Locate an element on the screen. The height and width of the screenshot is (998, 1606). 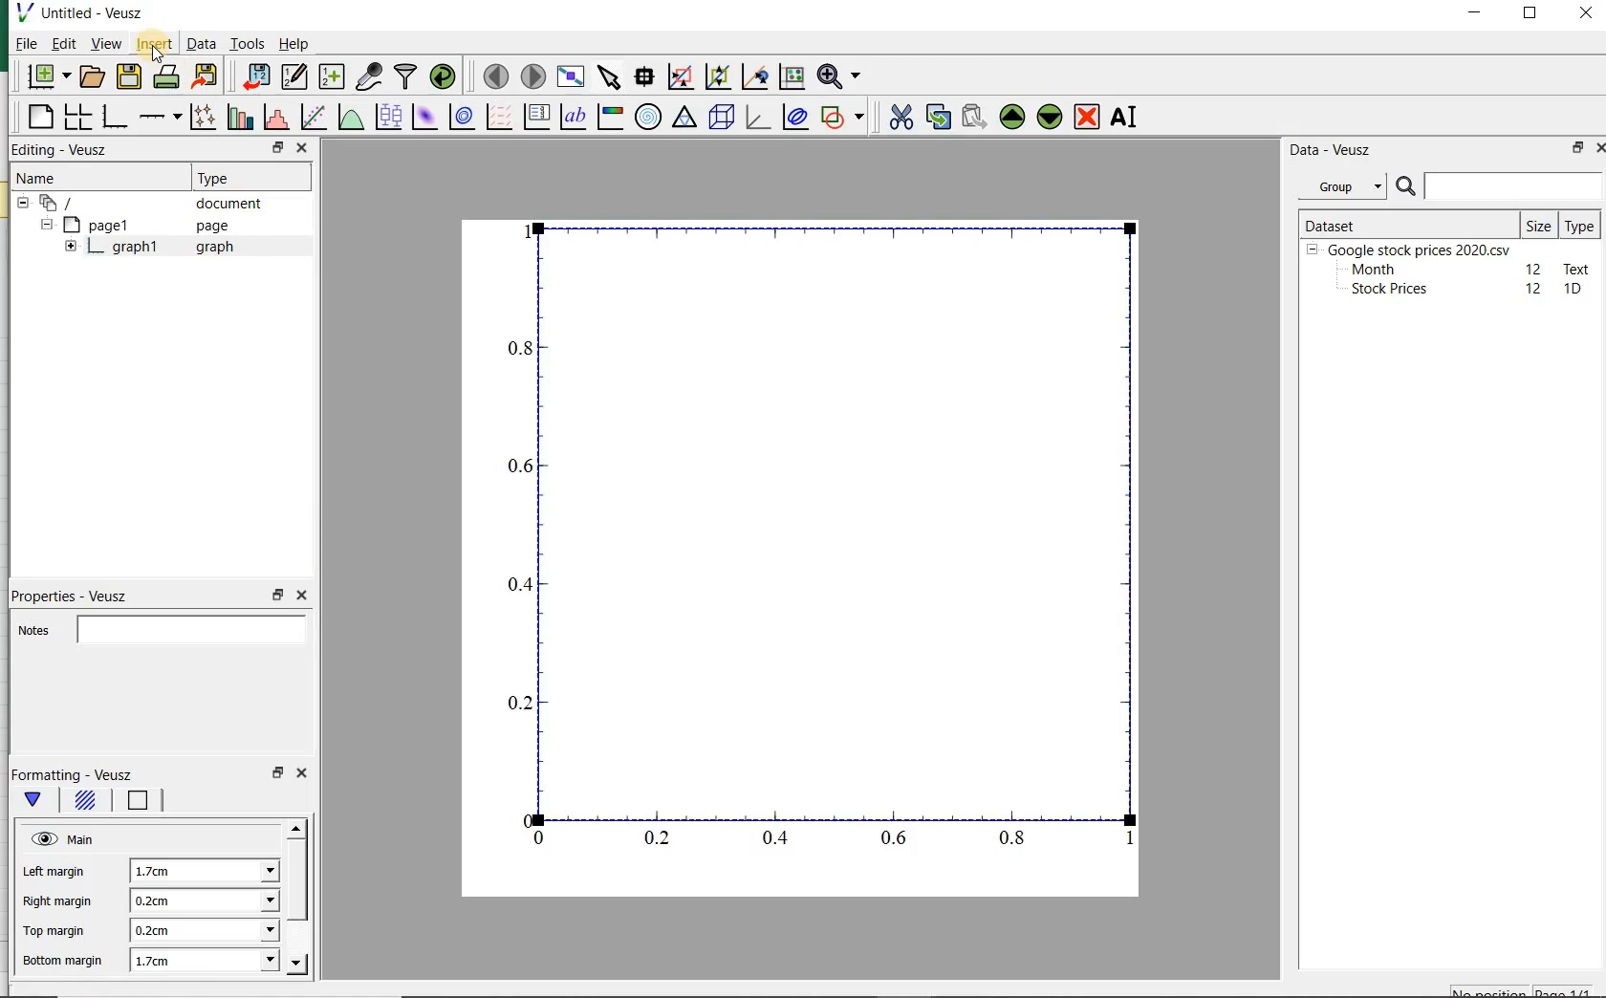
create new datasets is located at coordinates (332, 77).